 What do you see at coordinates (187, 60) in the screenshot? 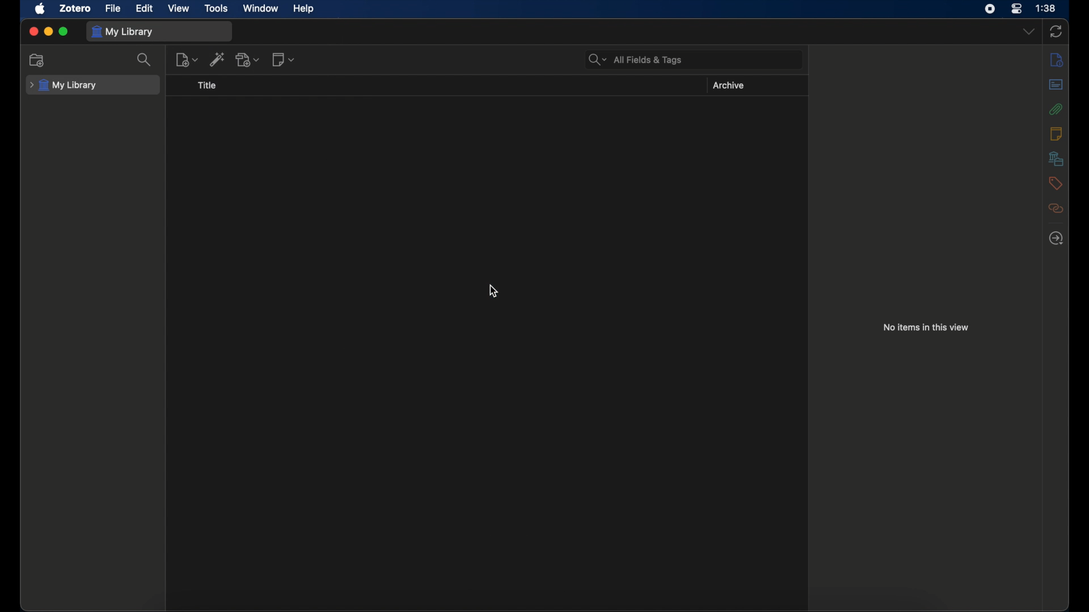
I see `new item` at bounding box center [187, 60].